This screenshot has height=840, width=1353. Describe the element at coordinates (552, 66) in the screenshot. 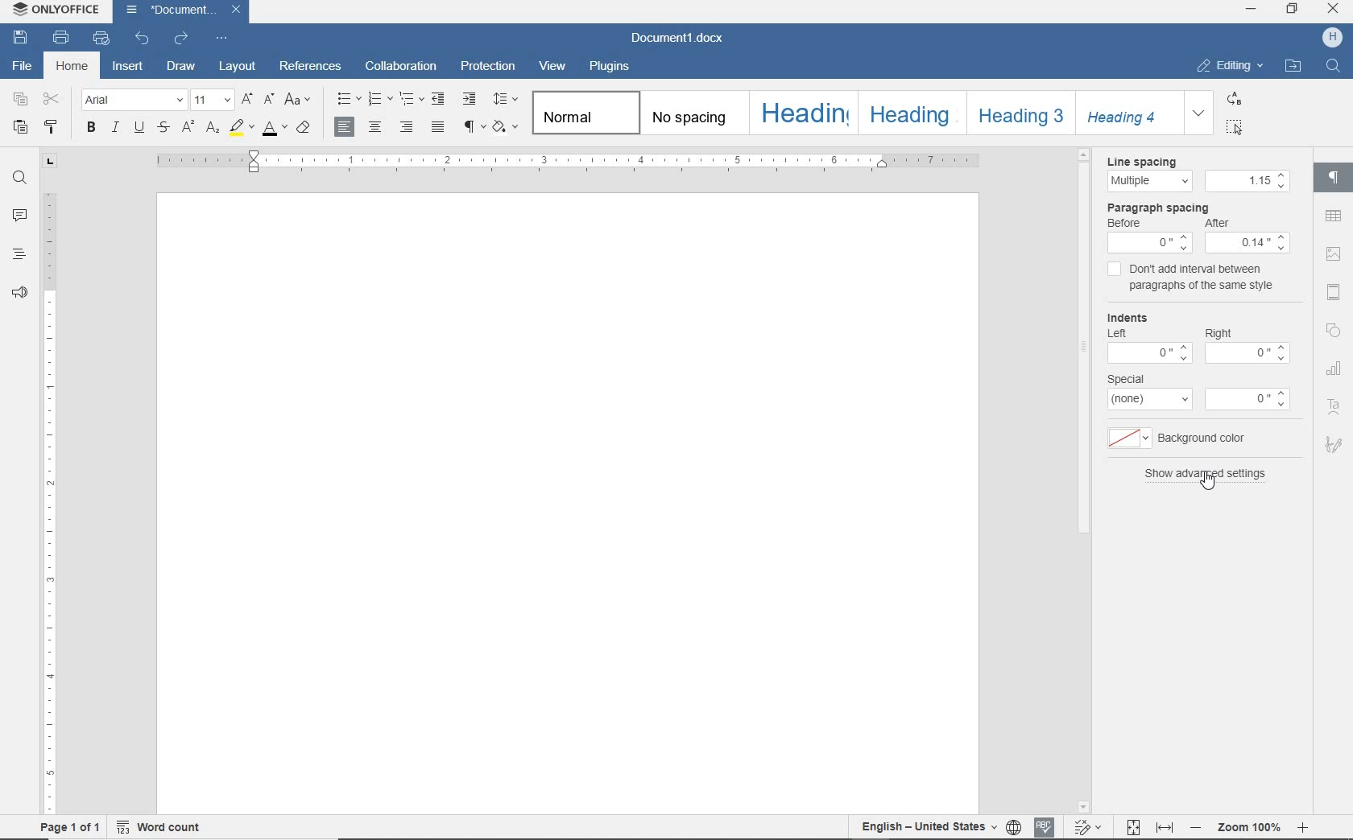

I see `view` at that location.